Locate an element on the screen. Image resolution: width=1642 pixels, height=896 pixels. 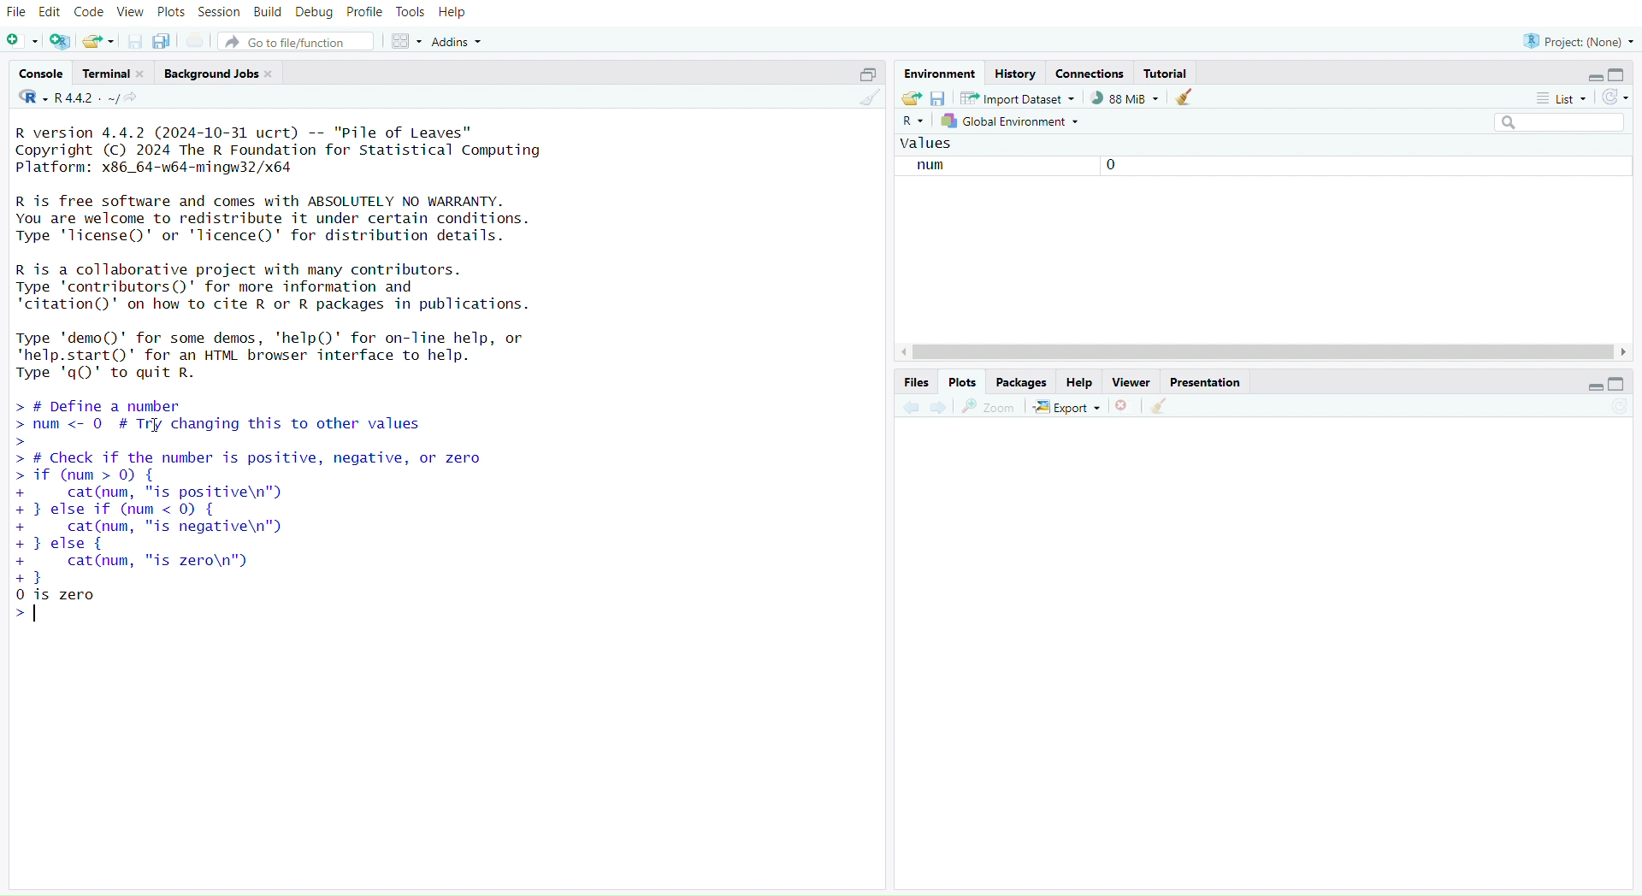
backward is located at coordinates (911, 406).